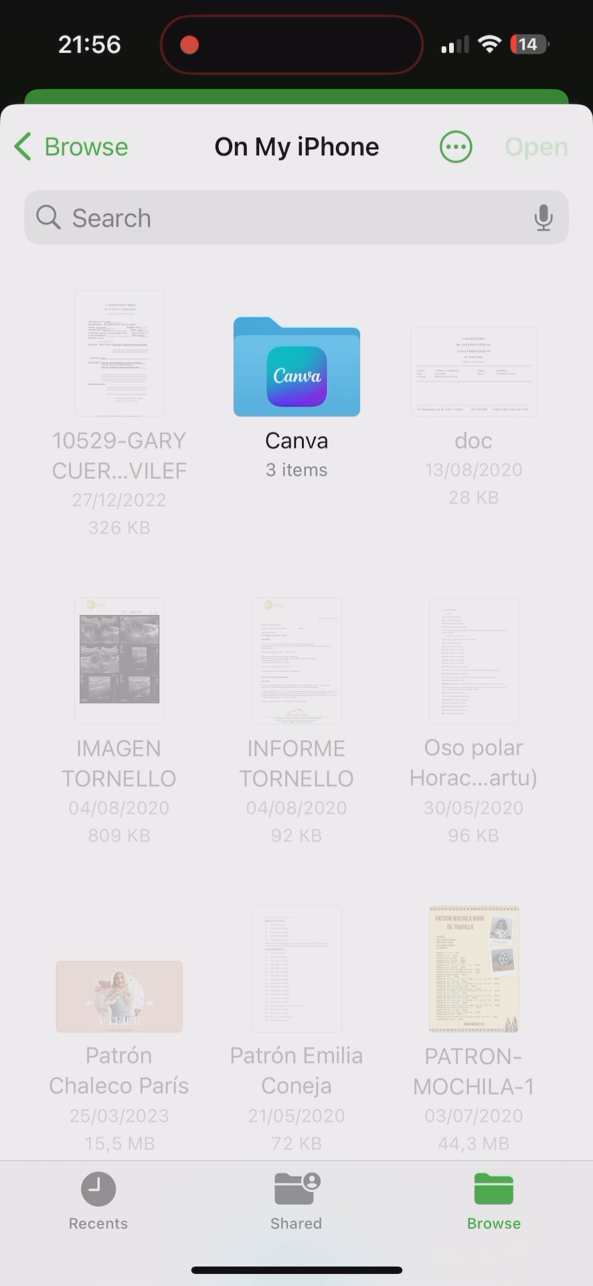 Image resolution: width=593 pixels, height=1286 pixels. What do you see at coordinates (491, 50) in the screenshot?
I see `wi-fi` at bounding box center [491, 50].